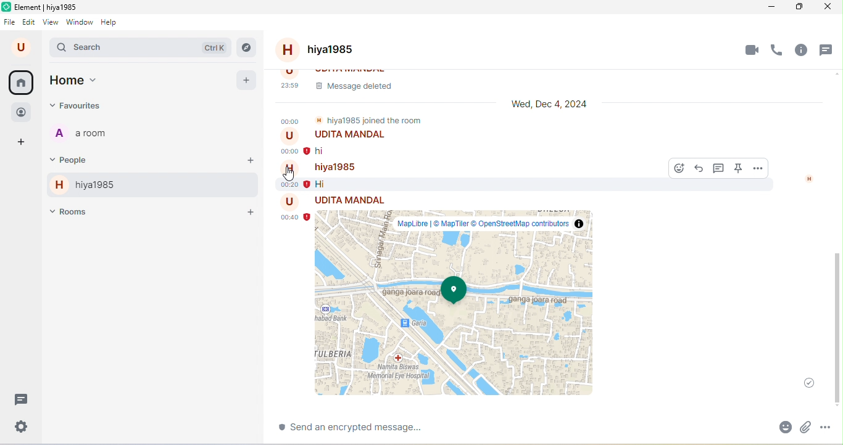  What do you see at coordinates (77, 106) in the screenshot?
I see `favourites` at bounding box center [77, 106].